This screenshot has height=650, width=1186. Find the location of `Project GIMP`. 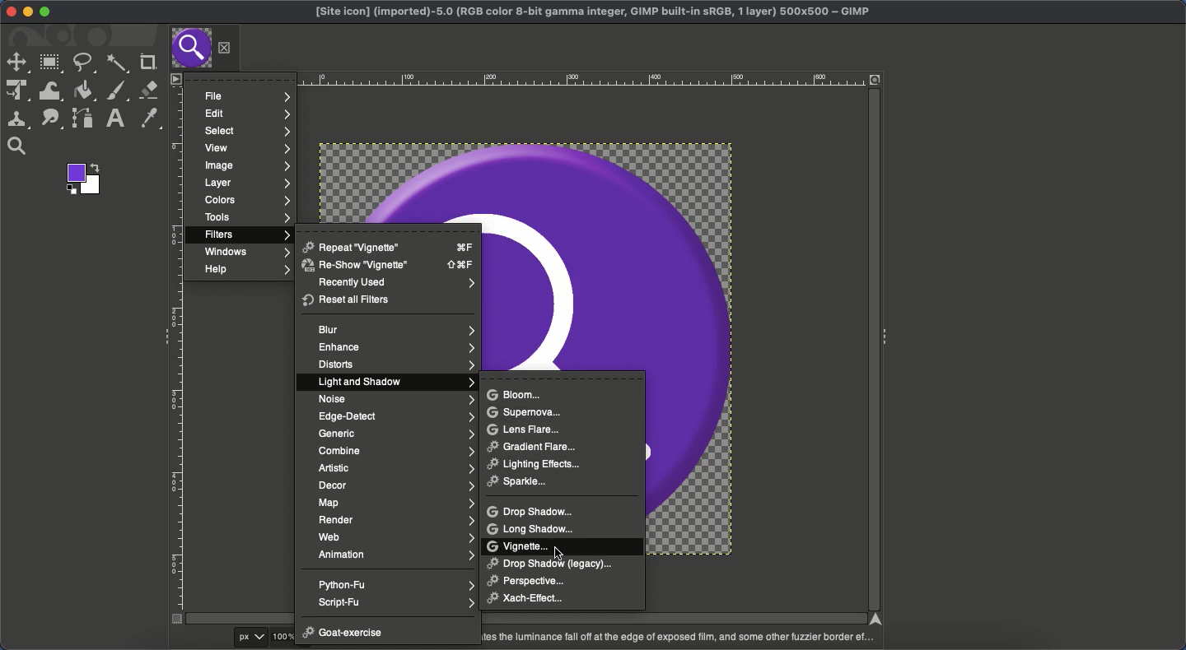

Project GIMP is located at coordinates (593, 12).